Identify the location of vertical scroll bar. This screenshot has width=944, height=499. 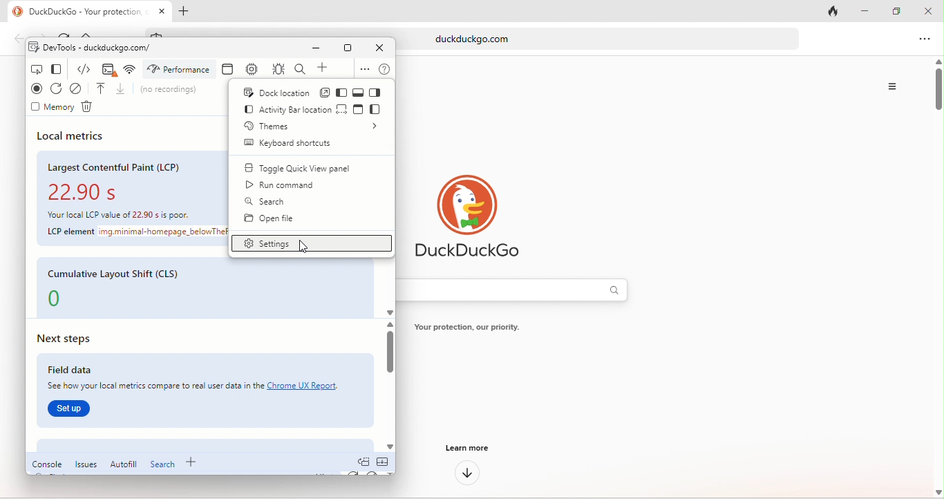
(391, 354).